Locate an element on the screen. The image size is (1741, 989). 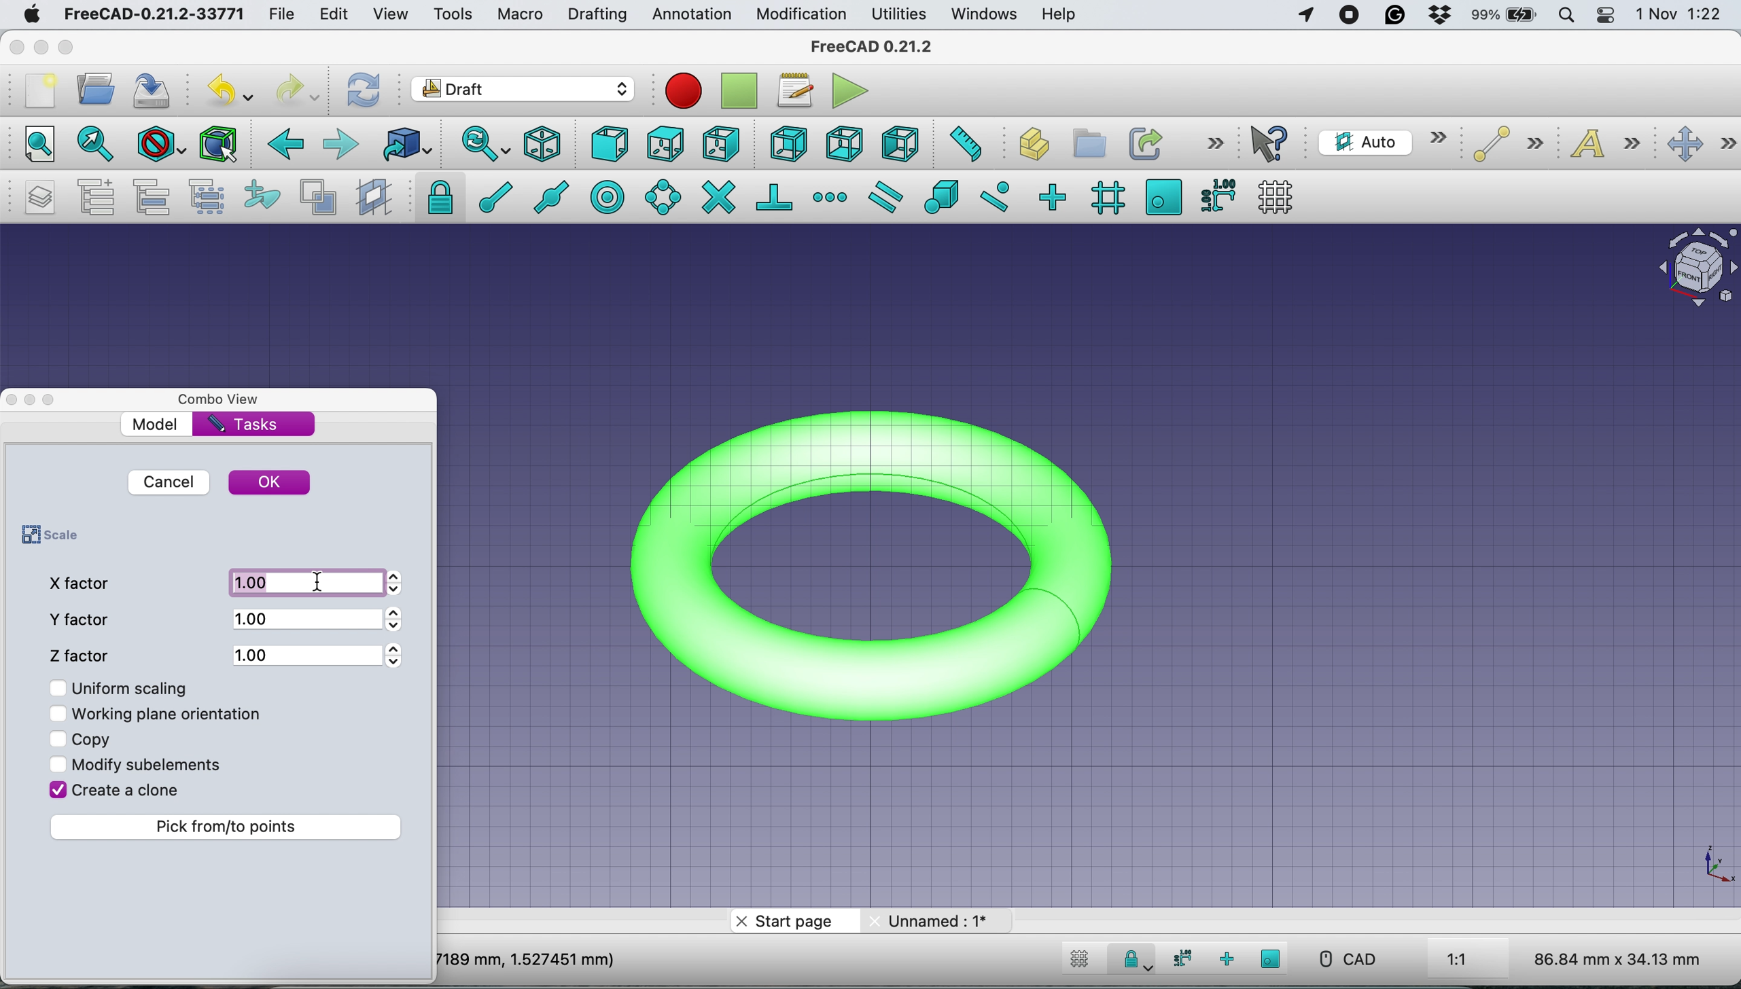
y factor is located at coordinates (84, 619).